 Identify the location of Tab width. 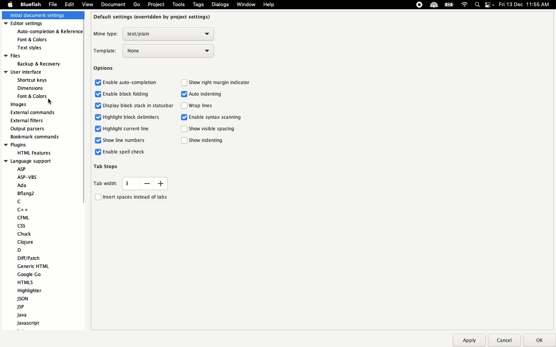
(130, 183).